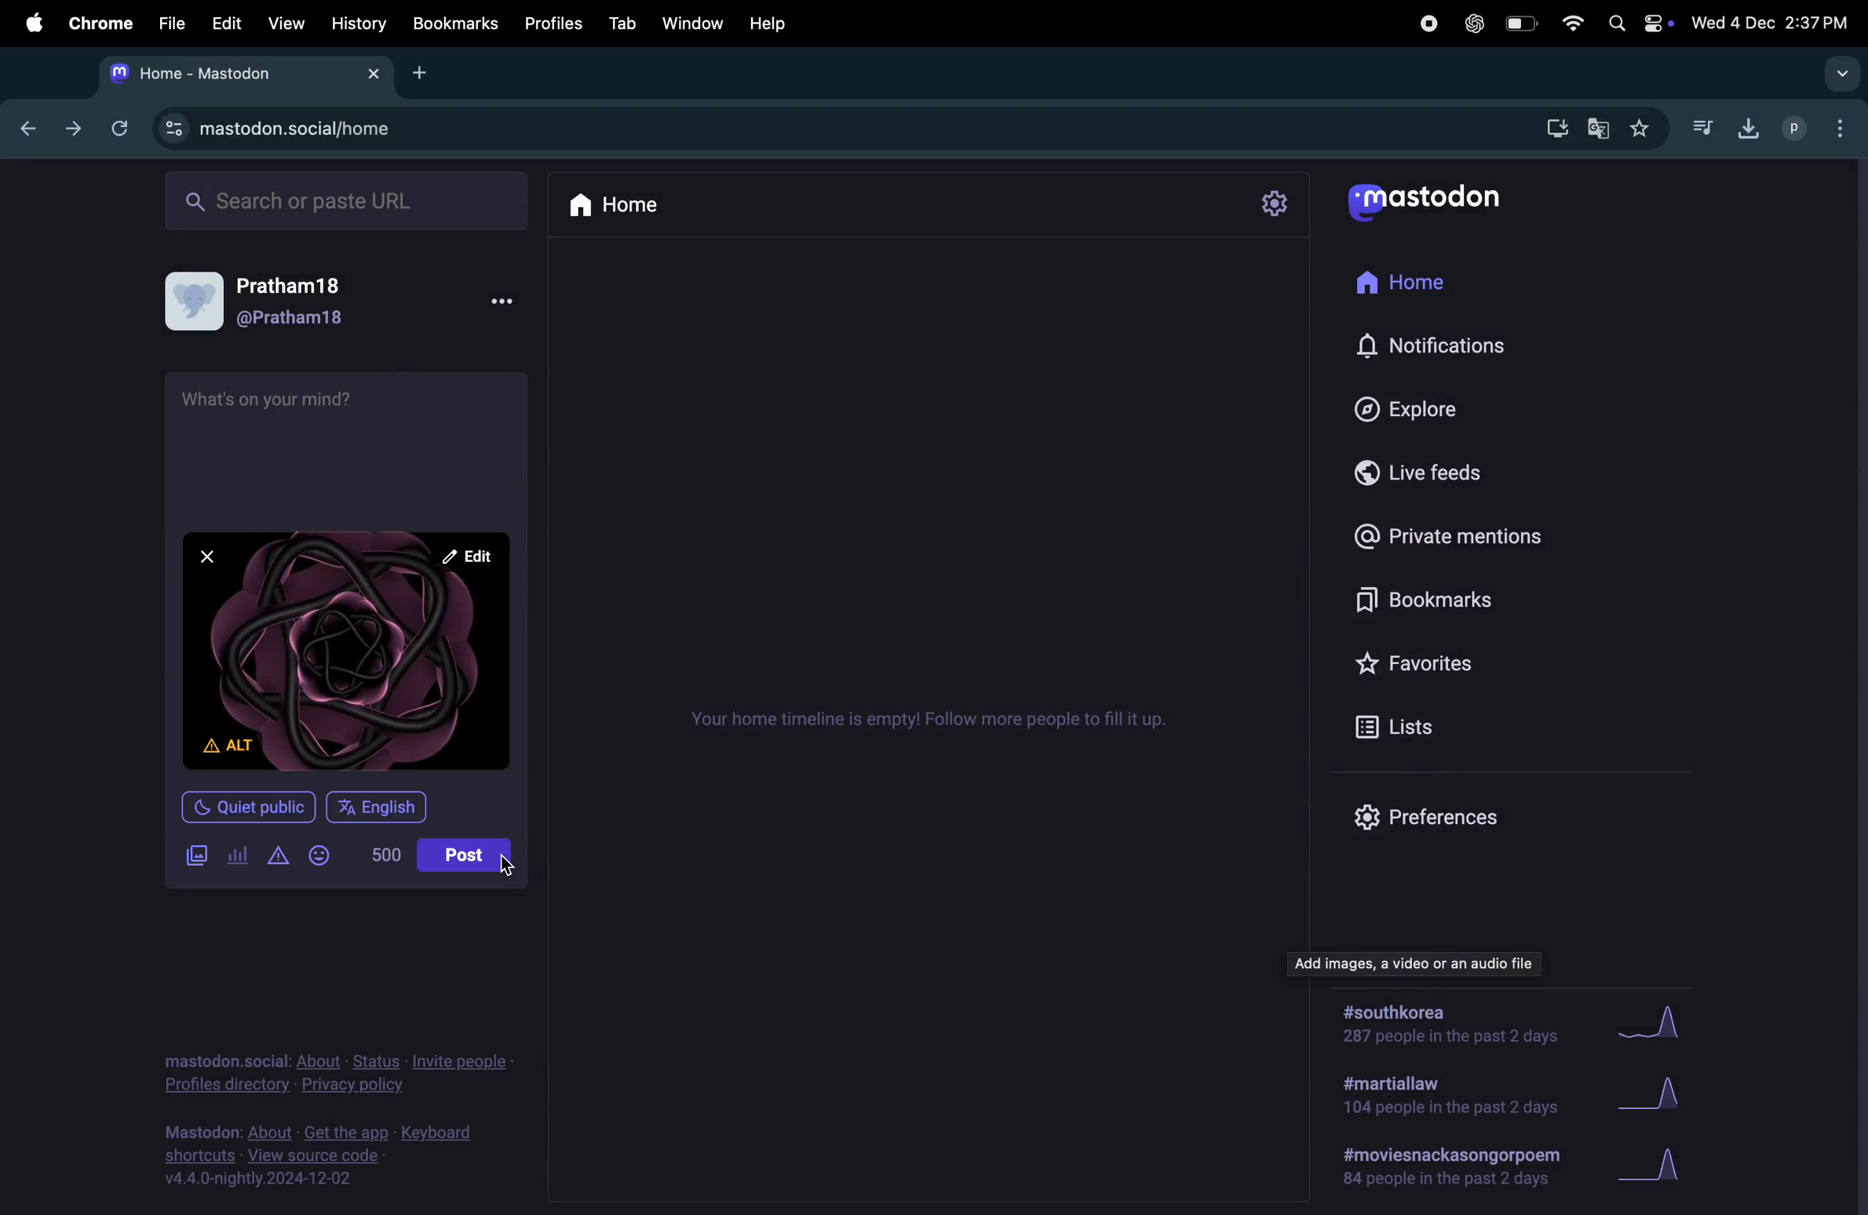 This screenshot has width=1868, height=1215. I want to click on lists, so click(1407, 725).